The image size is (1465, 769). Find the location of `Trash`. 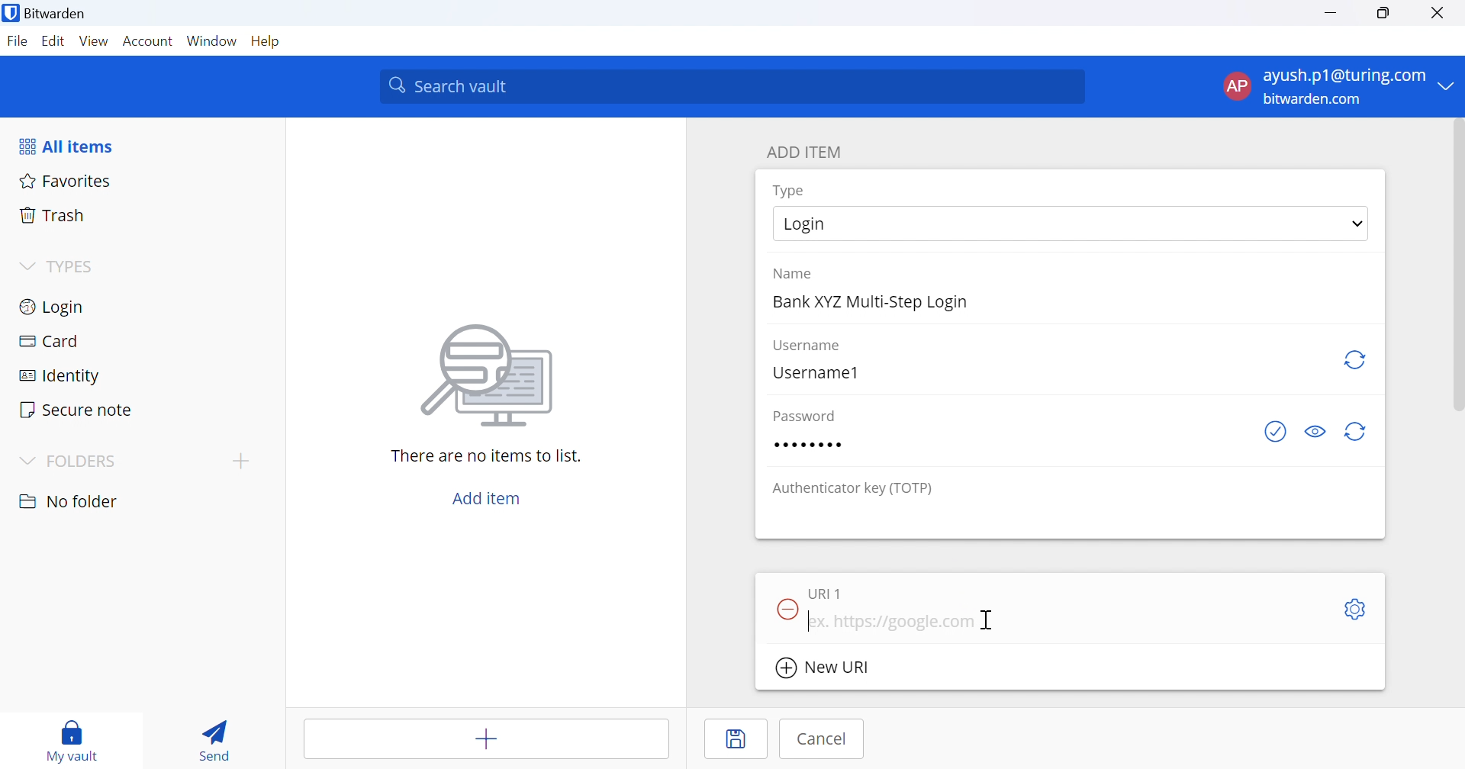

Trash is located at coordinates (53, 214).